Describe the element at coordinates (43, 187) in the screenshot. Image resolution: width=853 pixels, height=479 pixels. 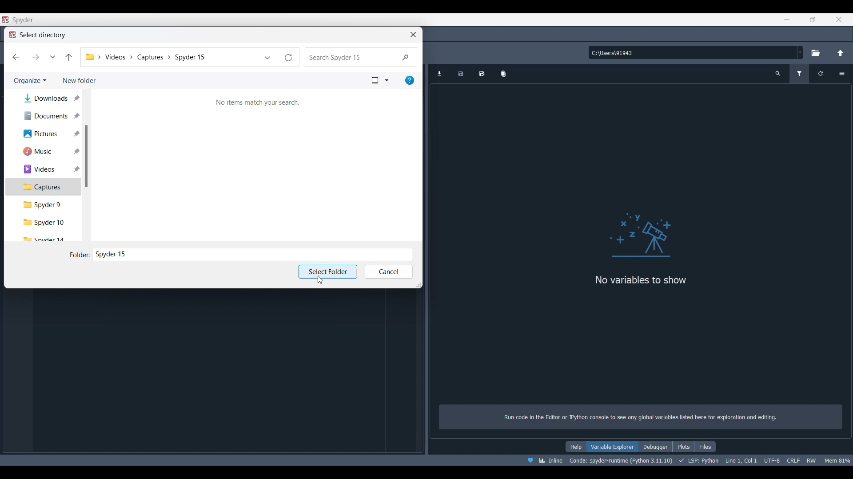
I see `Captures, current folder highlighted` at that location.